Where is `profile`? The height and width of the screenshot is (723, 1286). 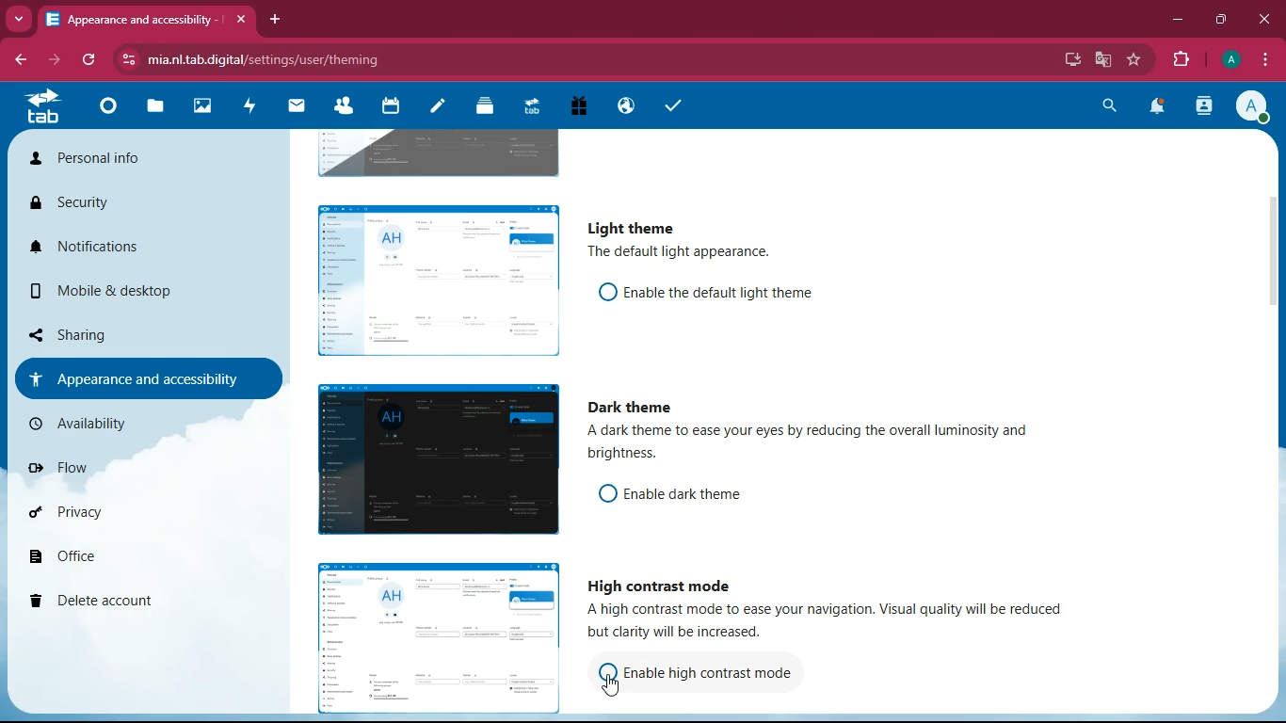 profile is located at coordinates (1233, 60).